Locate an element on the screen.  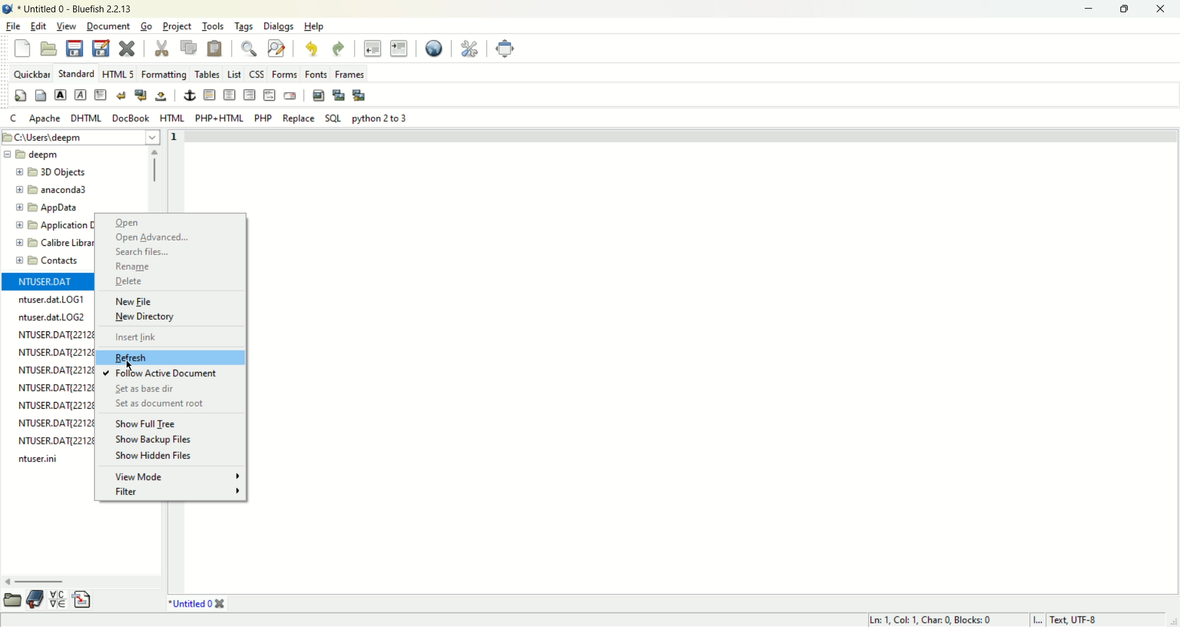
ntuser.dat.LOG2 is located at coordinates (52, 317).